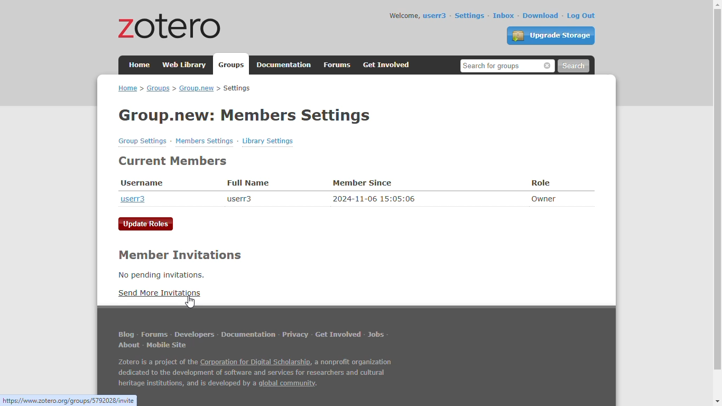 The height and width of the screenshot is (406, 722). I want to click on Zotero is a project of the Corporation for Digital Scholarship, a nonprofit organization
dedicated to the development of software and services for researchers and cultural
heritage institutions, and is developed by a global community., so click(255, 374).